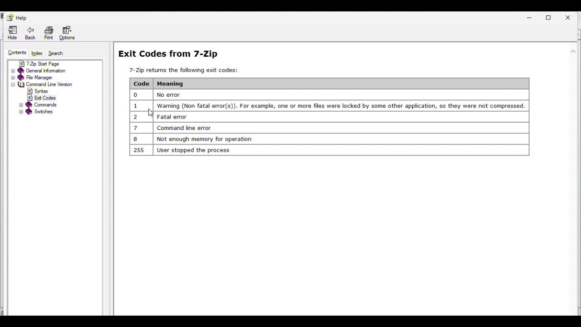 The height and width of the screenshot is (327, 581). What do you see at coordinates (61, 54) in the screenshot?
I see `Search` at bounding box center [61, 54].